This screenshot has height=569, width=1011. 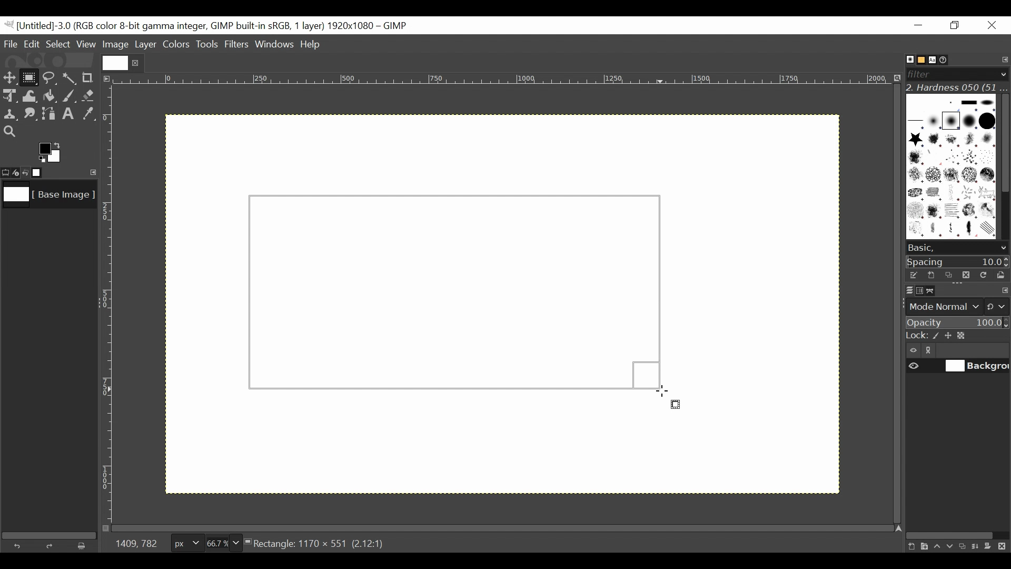 What do you see at coordinates (90, 115) in the screenshot?
I see `Color picker tool` at bounding box center [90, 115].